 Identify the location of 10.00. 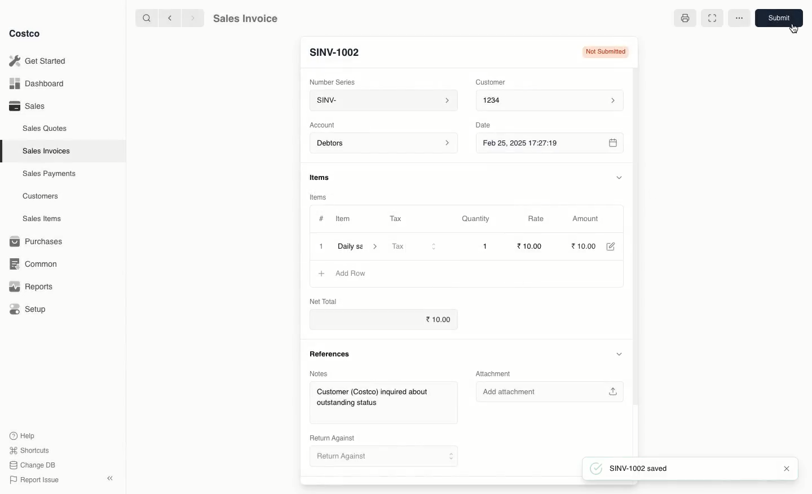
(587, 246).